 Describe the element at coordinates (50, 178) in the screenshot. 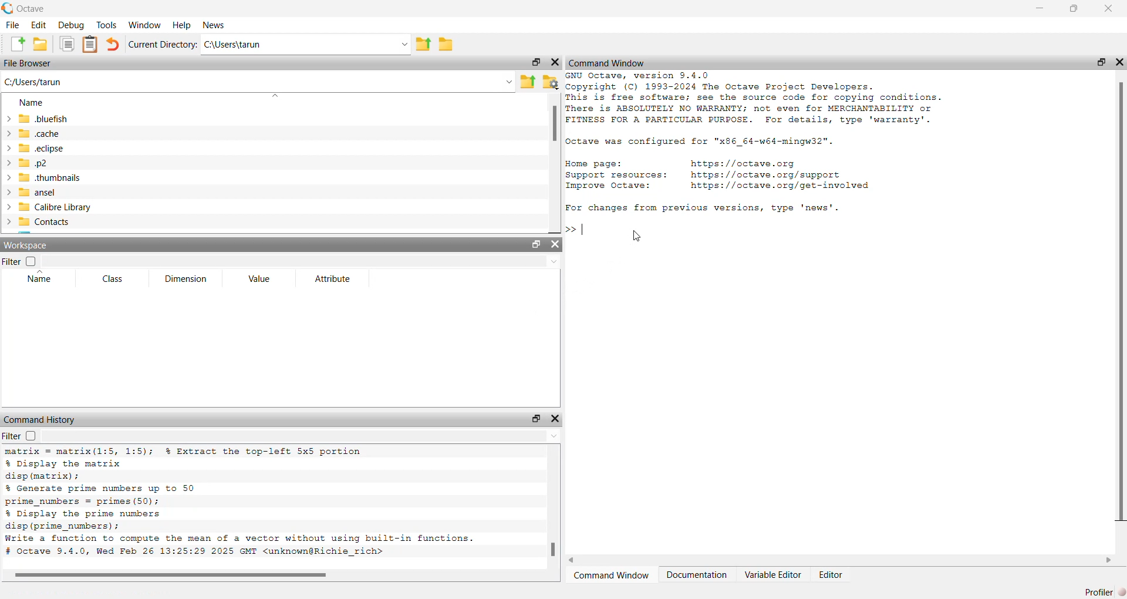

I see `.thumbnails` at that location.